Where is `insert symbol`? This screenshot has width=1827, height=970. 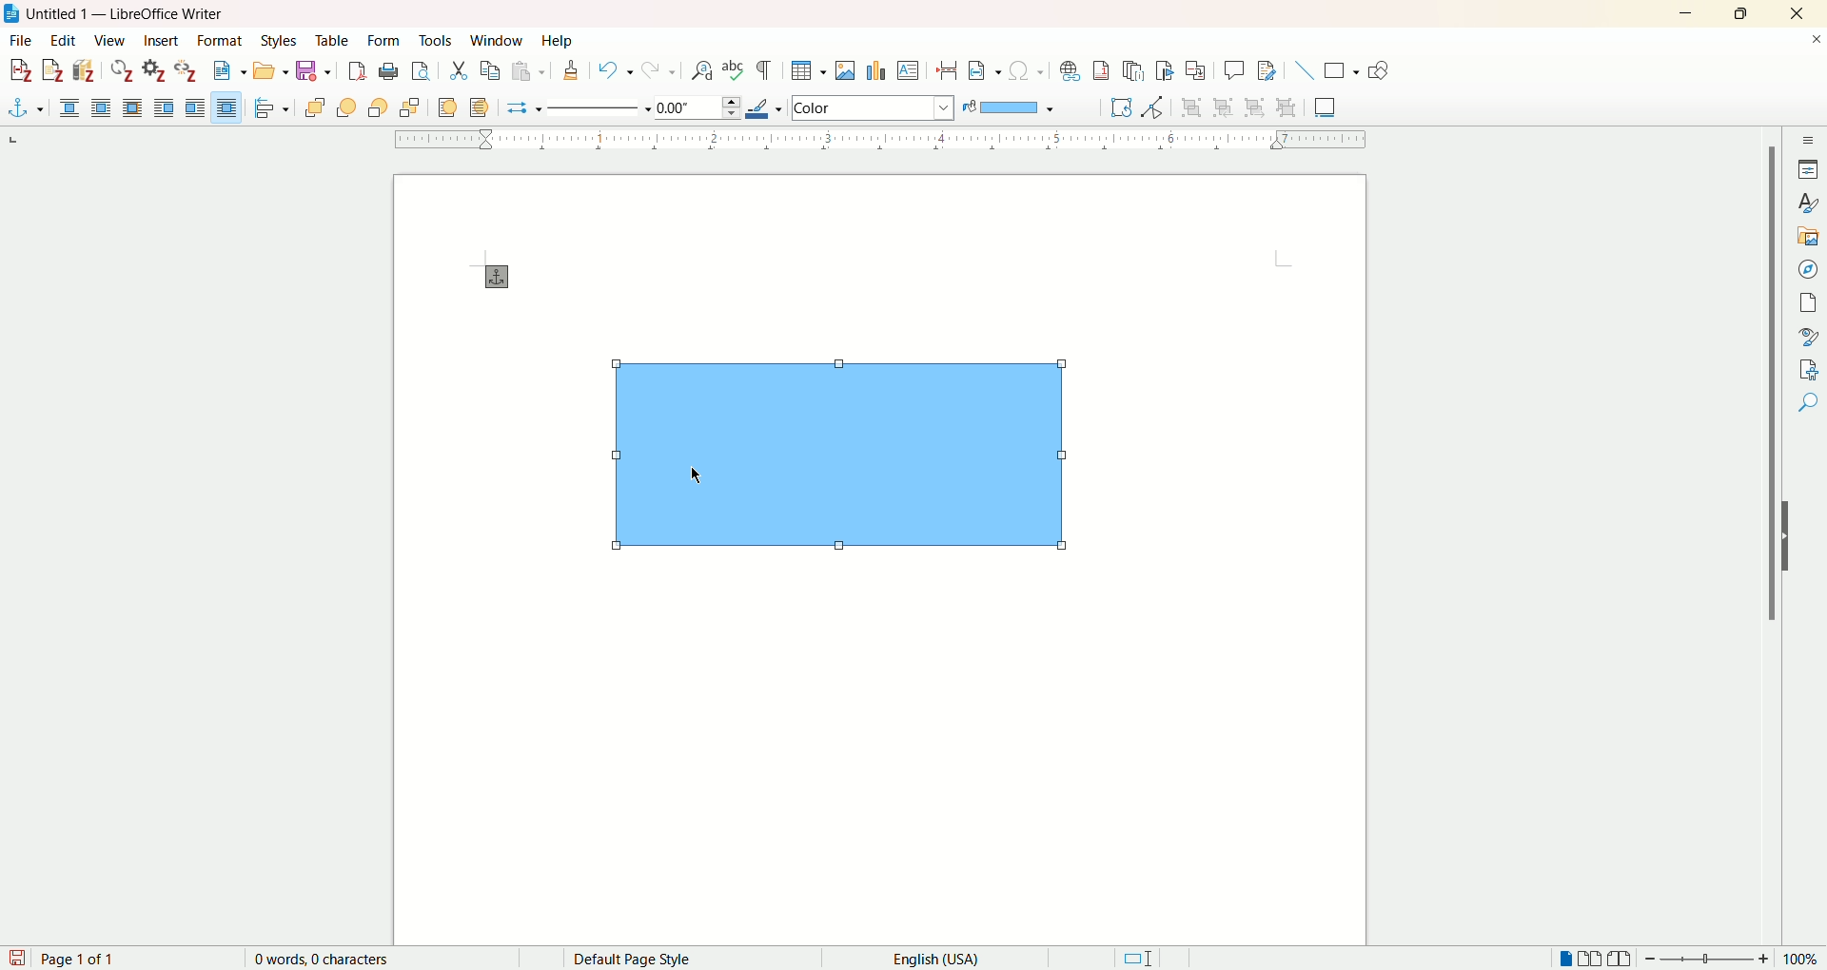
insert symbol is located at coordinates (1027, 71).